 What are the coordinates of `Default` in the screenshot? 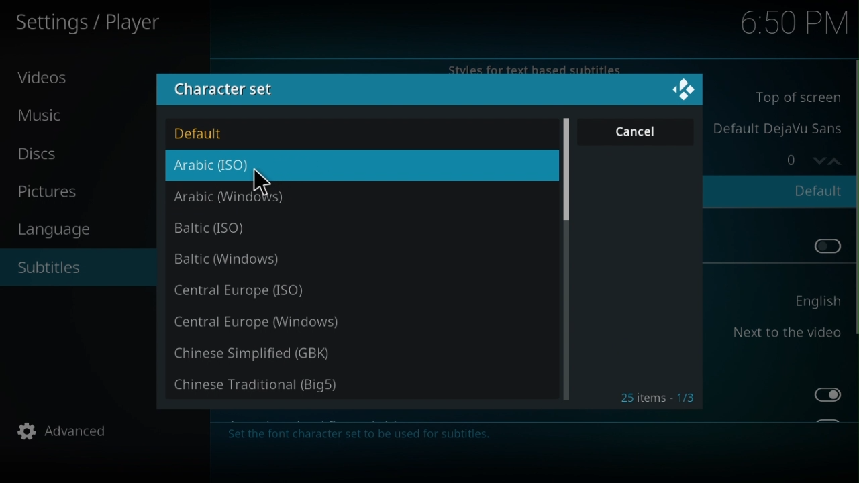 It's located at (212, 132).